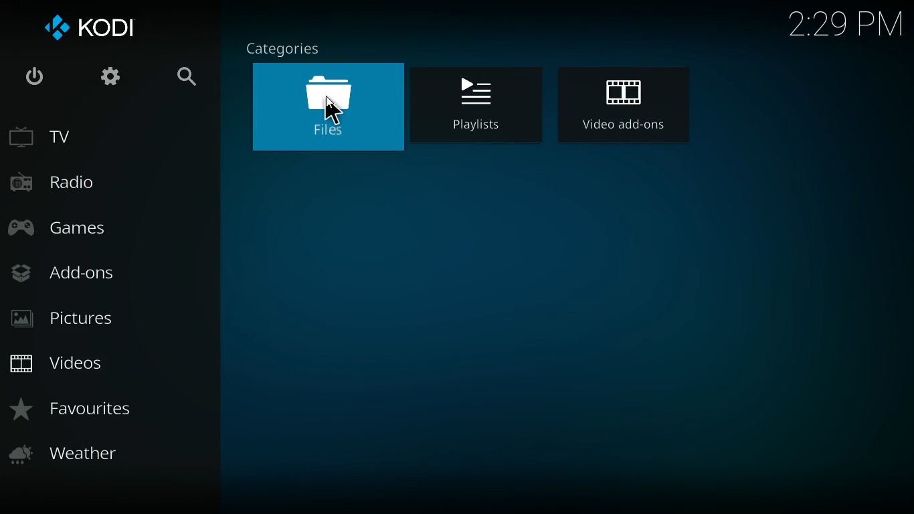 The image size is (914, 514). Describe the element at coordinates (110, 363) in the screenshot. I see `videos` at that location.